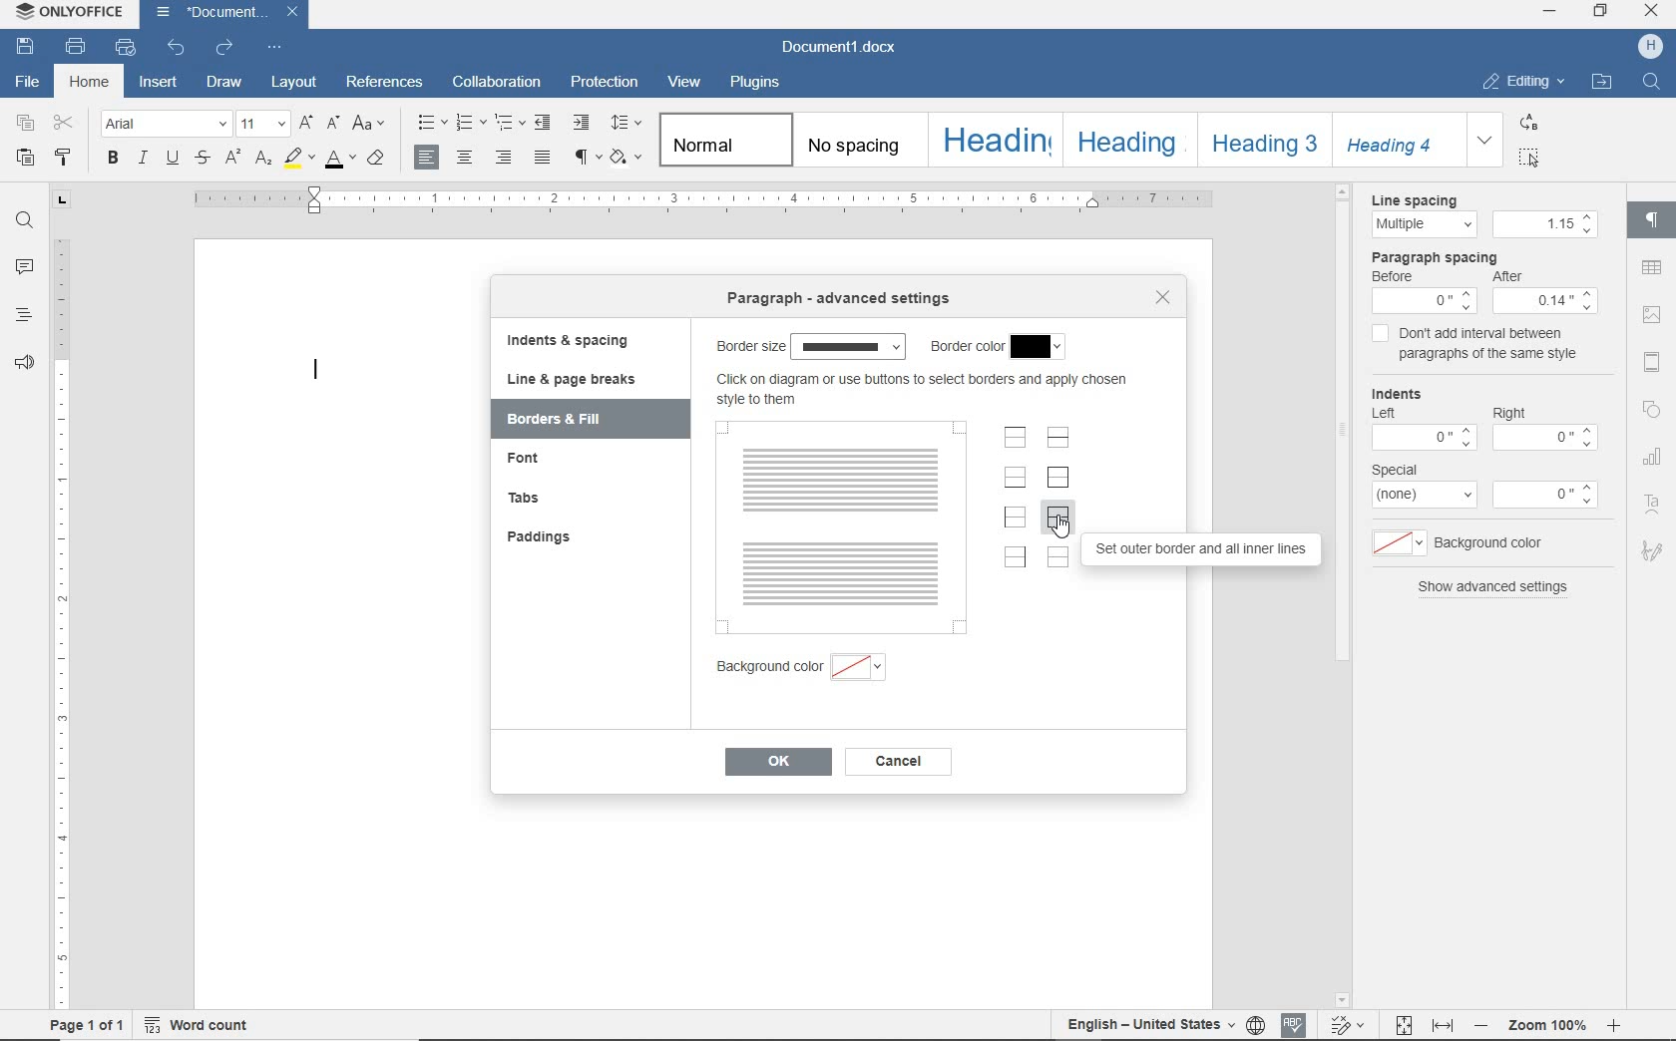  Describe the element at coordinates (1650, 315) in the screenshot. I see `image` at that location.